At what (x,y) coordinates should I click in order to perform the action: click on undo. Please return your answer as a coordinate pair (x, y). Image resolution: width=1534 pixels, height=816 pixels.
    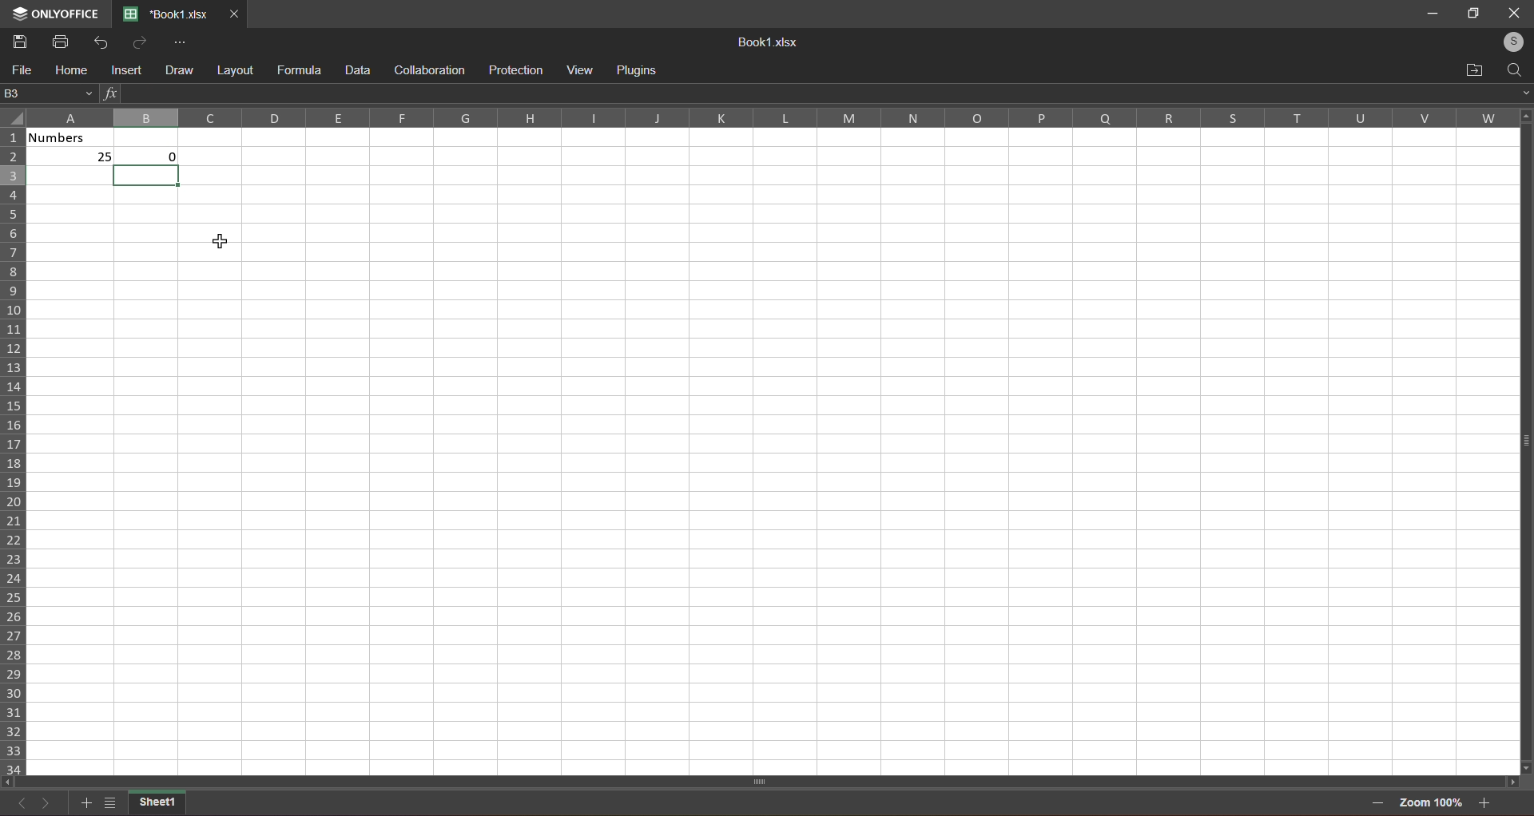
    Looking at the image, I should click on (97, 41).